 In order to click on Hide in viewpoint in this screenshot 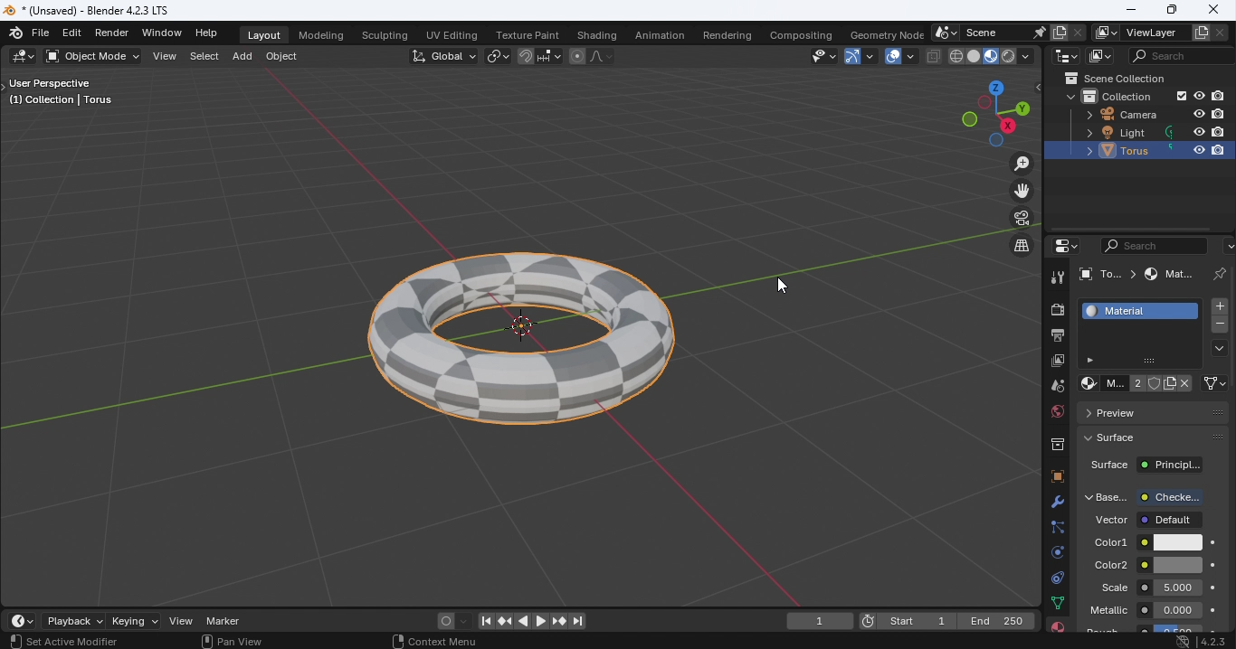, I will do `click(1198, 96)`.